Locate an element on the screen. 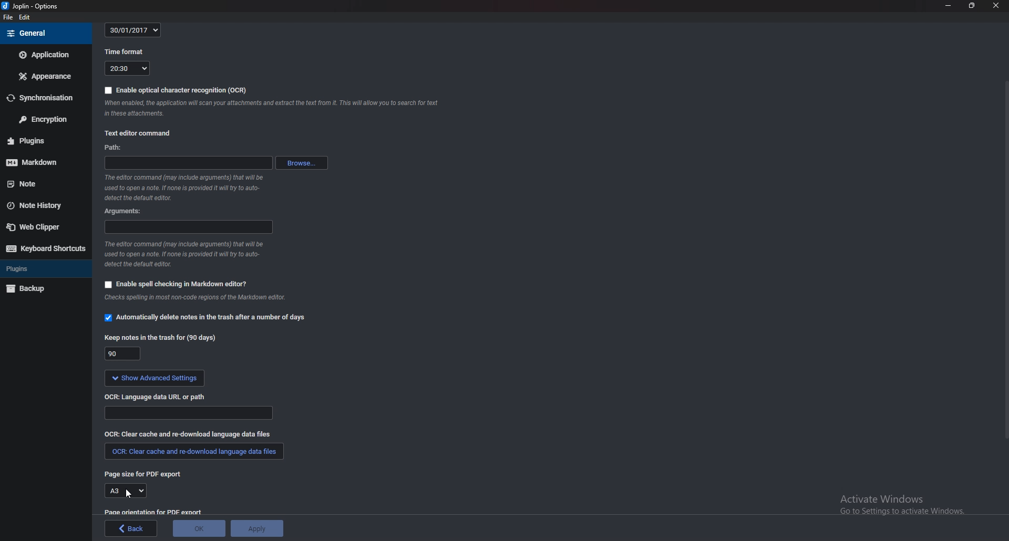 This screenshot has height=541, width=1009. path is located at coordinates (188, 162).